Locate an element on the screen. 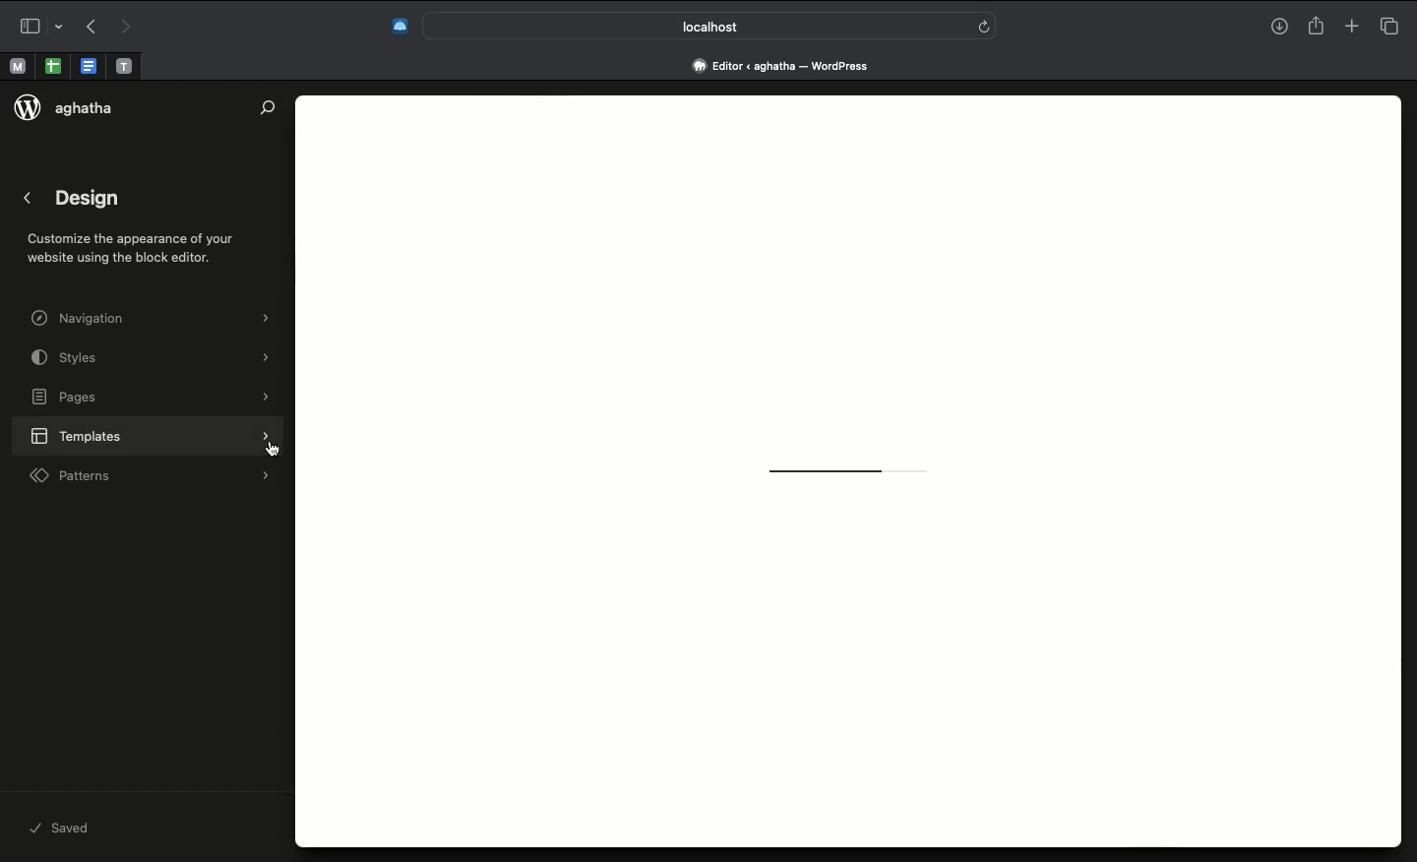 This screenshot has height=862, width=1417. Pages is located at coordinates (154, 400).